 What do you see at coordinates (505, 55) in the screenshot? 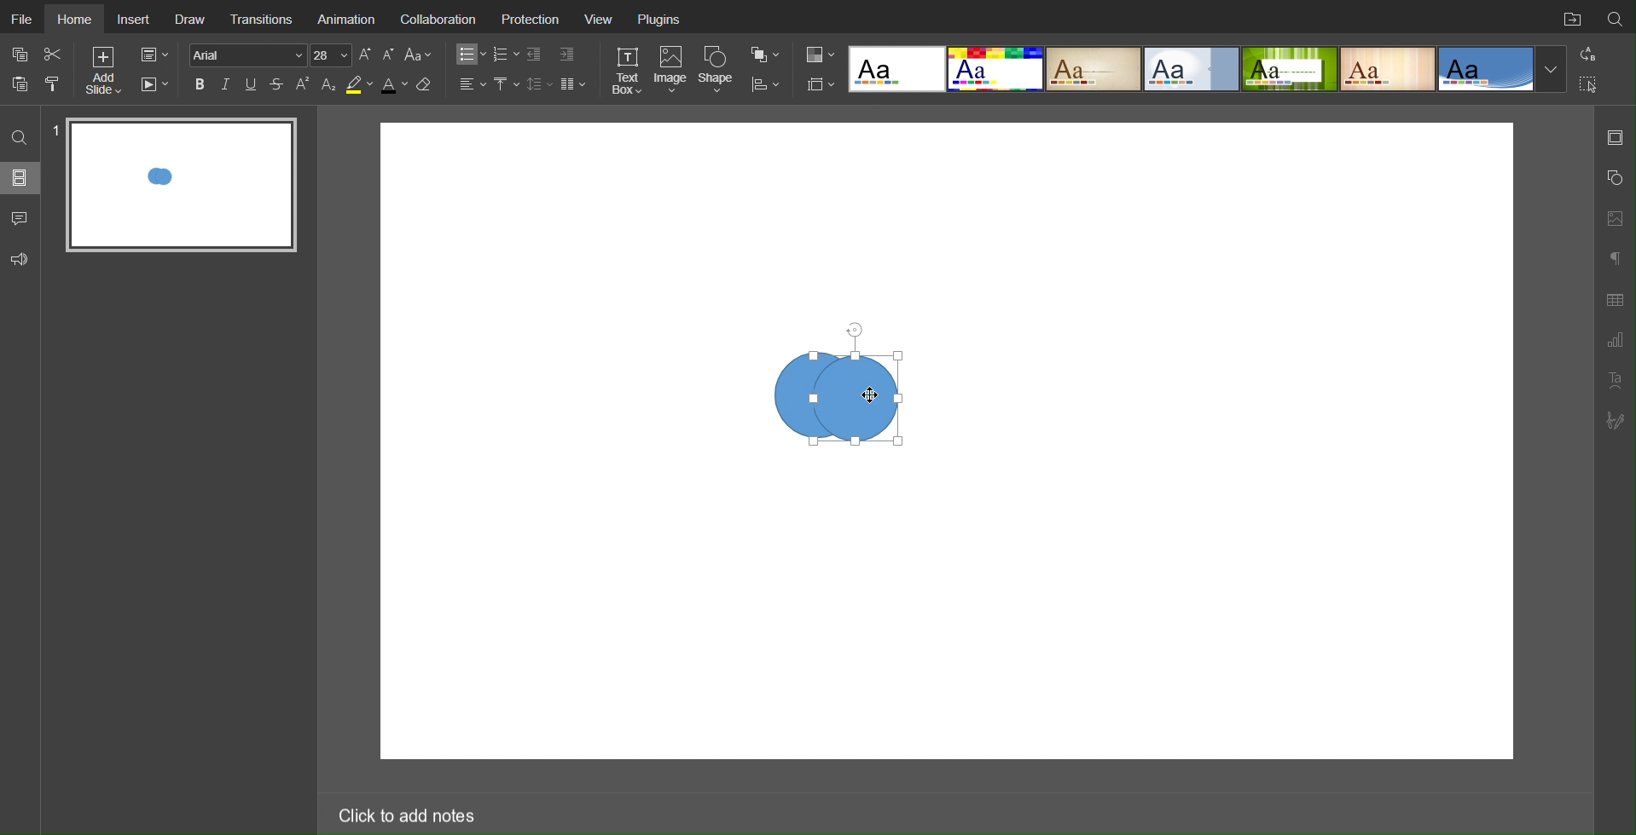
I see `Number List` at bounding box center [505, 55].